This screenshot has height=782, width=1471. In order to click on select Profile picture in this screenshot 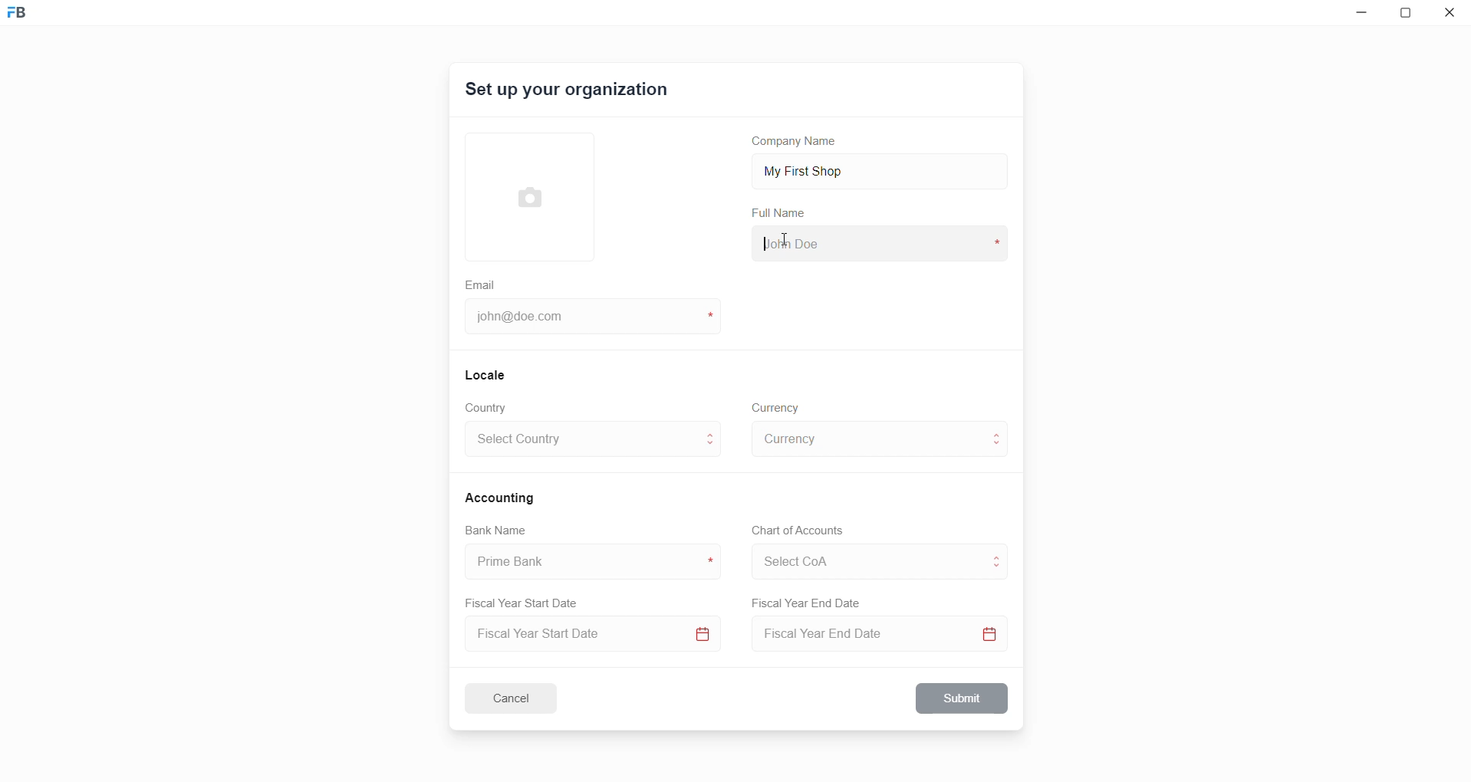, I will do `click(522, 195)`.